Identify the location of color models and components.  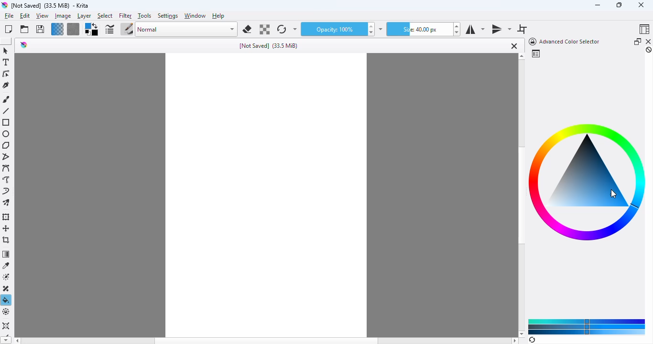
(587, 326).